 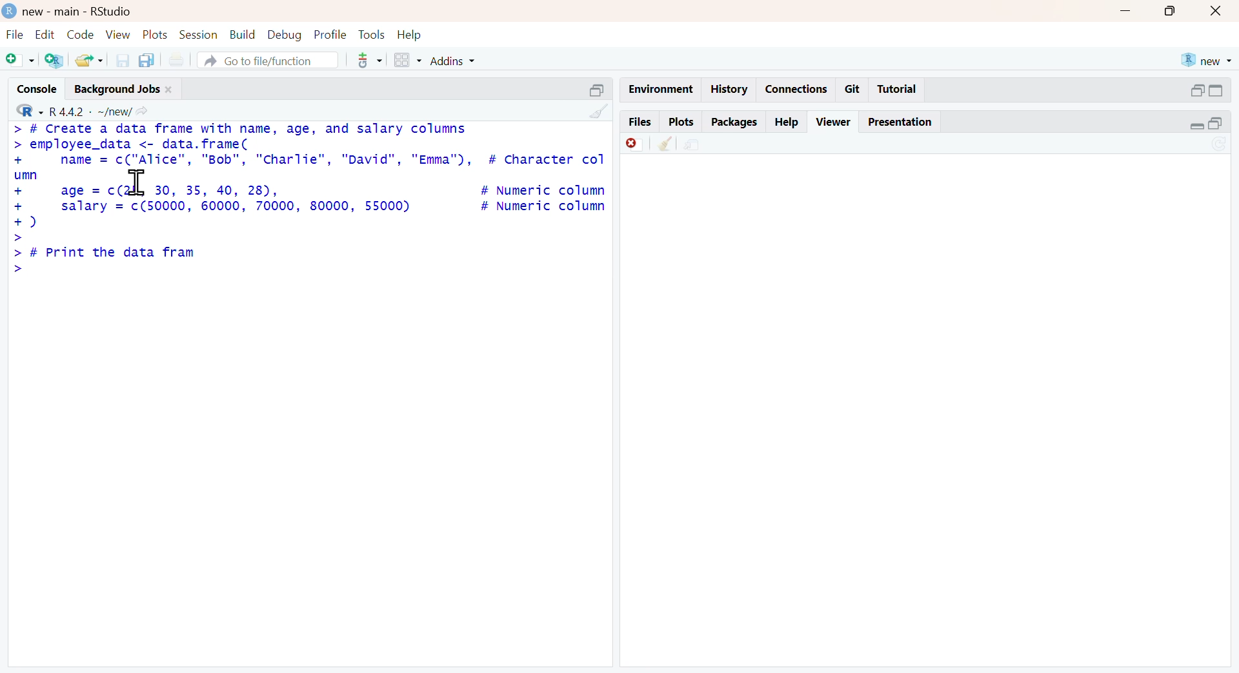 I want to click on Environment, so click(x=656, y=86).